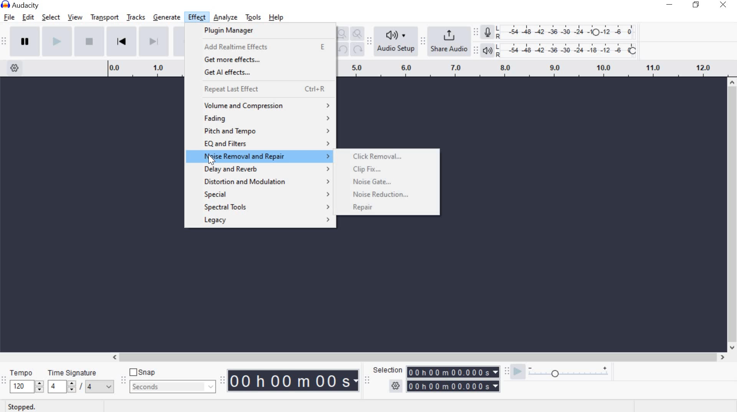  Describe the element at coordinates (508, 370) in the screenshot. I see `Play-at-speed toolbar` at that location.